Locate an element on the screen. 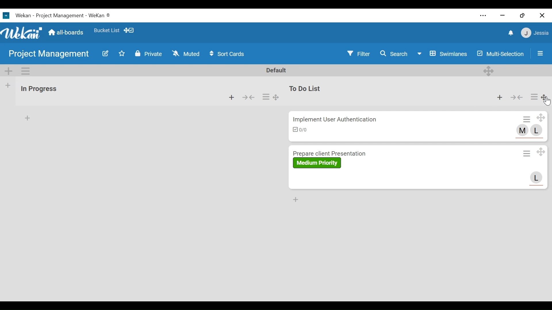 The image size is (552, 310). Card Actions is located at coordinates (527, 119).